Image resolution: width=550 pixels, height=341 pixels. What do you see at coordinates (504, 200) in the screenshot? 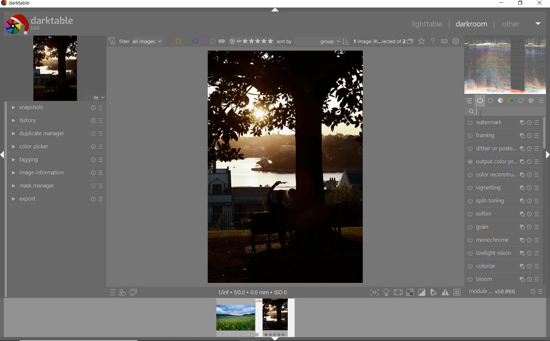
I see `split-toning` at bounding box center [504, 200].